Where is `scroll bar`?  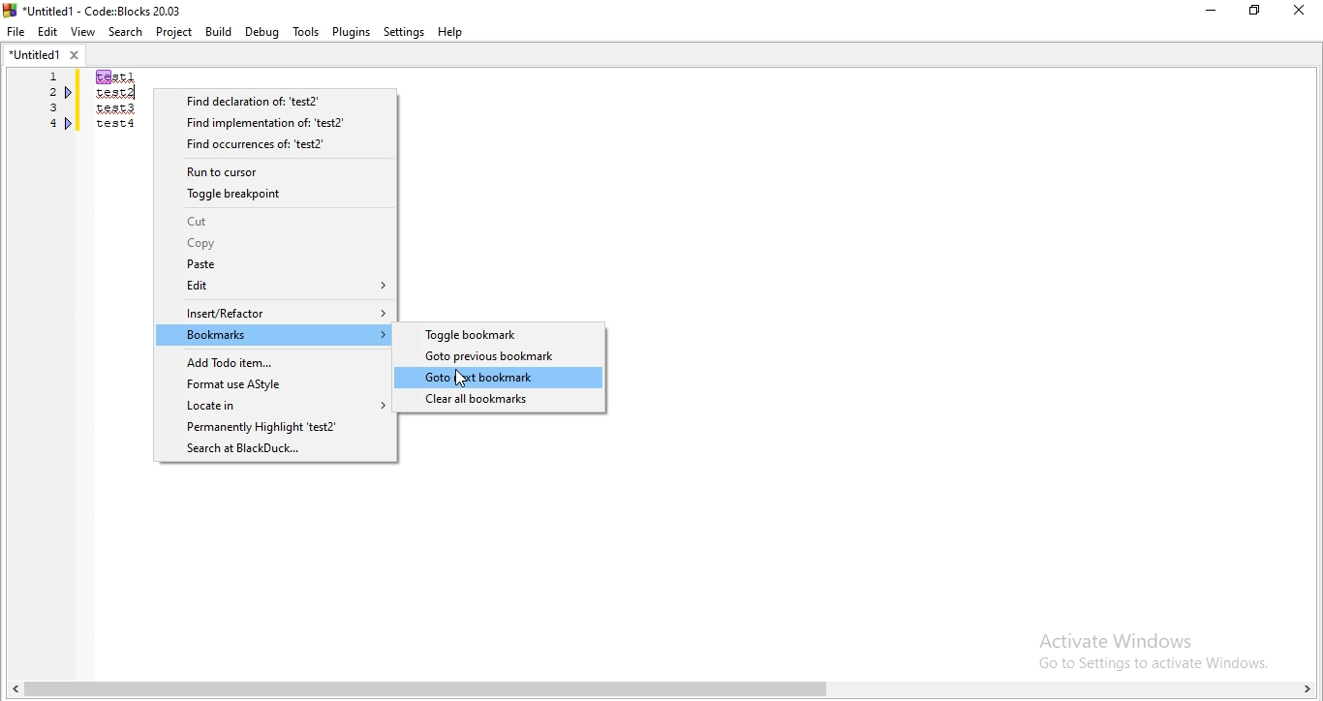
scroll bar is located at coordinates (661, 688).